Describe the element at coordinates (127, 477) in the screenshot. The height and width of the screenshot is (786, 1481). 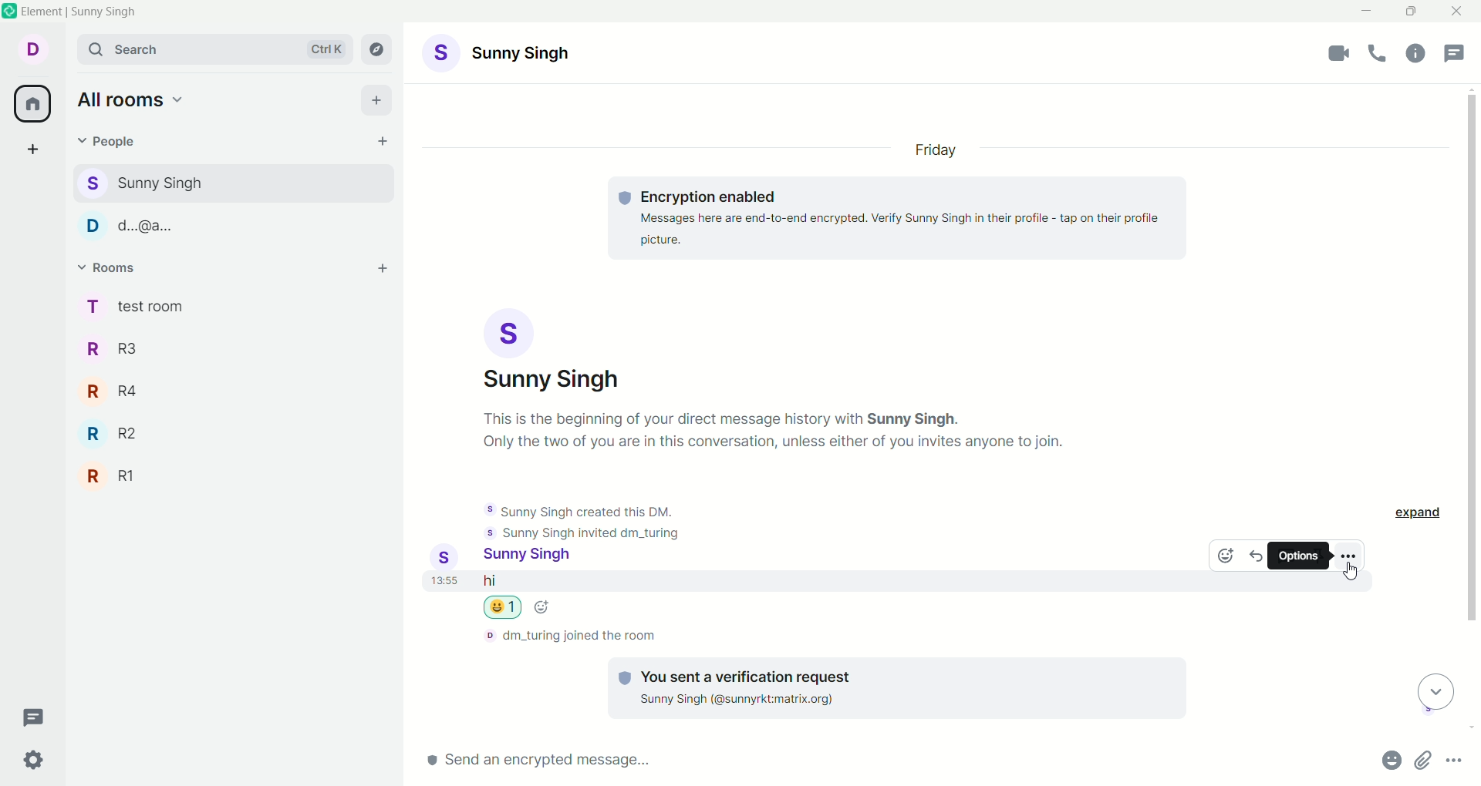
I see `R1` at that location.